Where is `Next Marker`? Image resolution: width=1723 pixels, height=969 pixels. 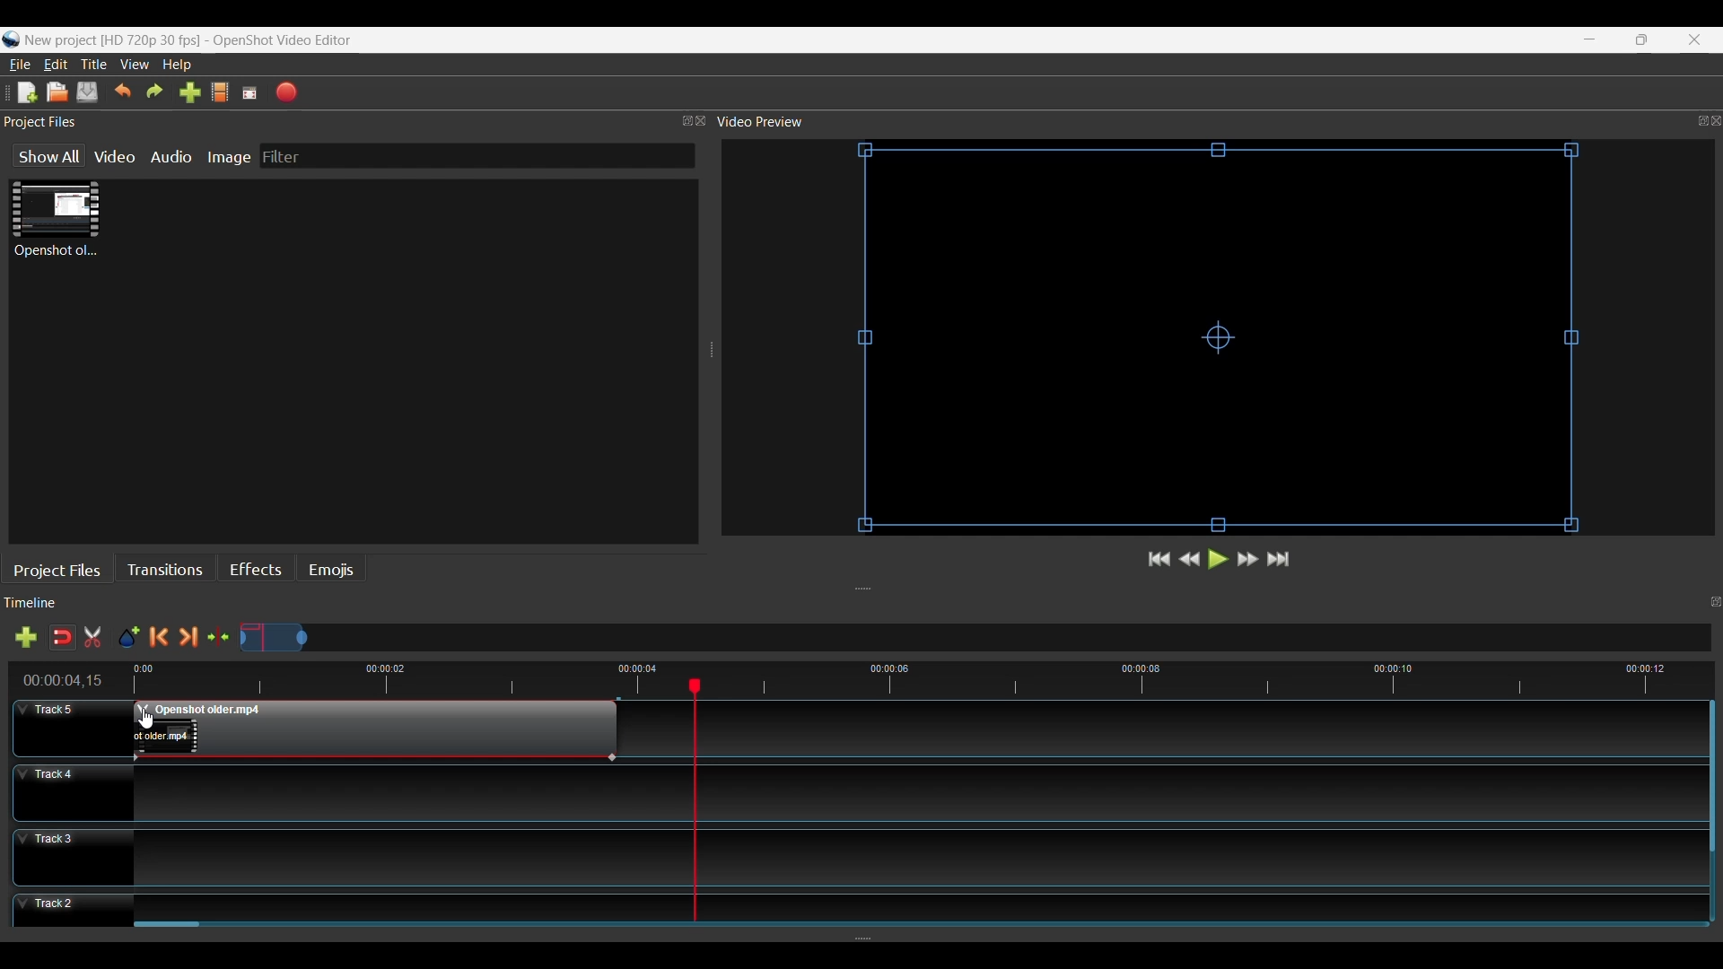
Next Marker is located at coordinates (191, 637).